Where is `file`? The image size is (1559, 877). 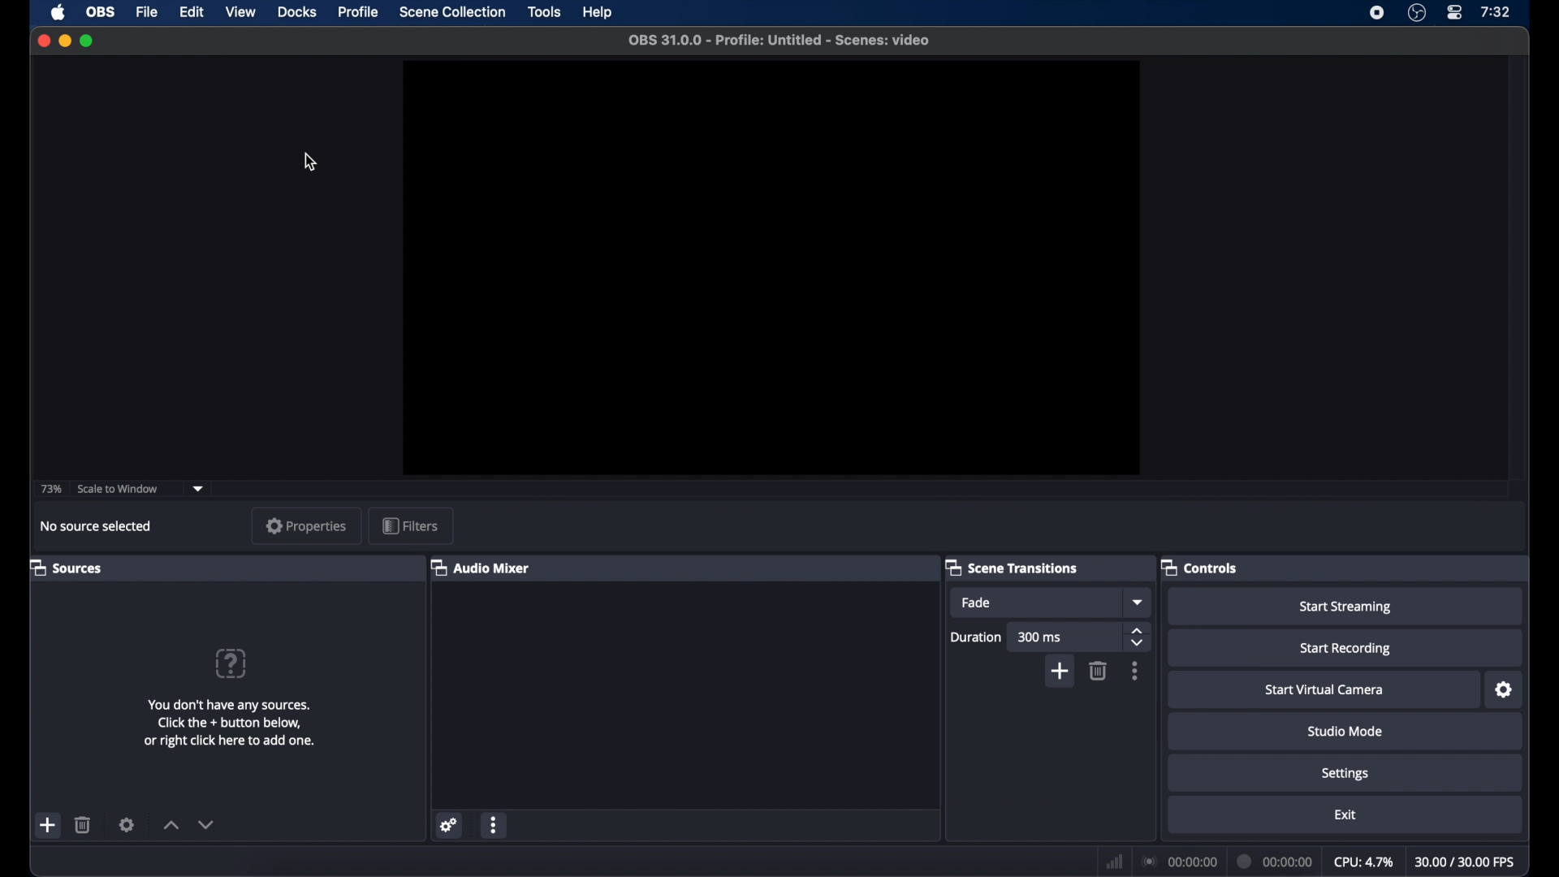 file is located at coordinates (148, 11).